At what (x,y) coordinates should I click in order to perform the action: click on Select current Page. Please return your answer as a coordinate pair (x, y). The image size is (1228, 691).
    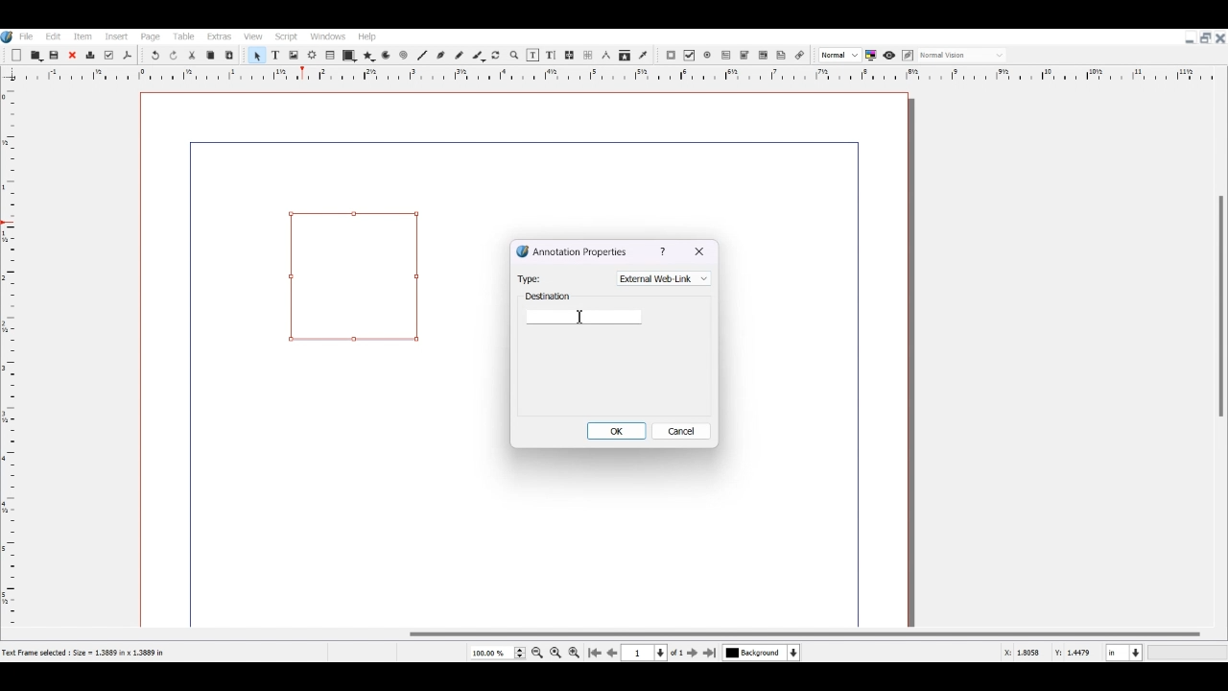
    Looking at the image, I should click on (656, 653).